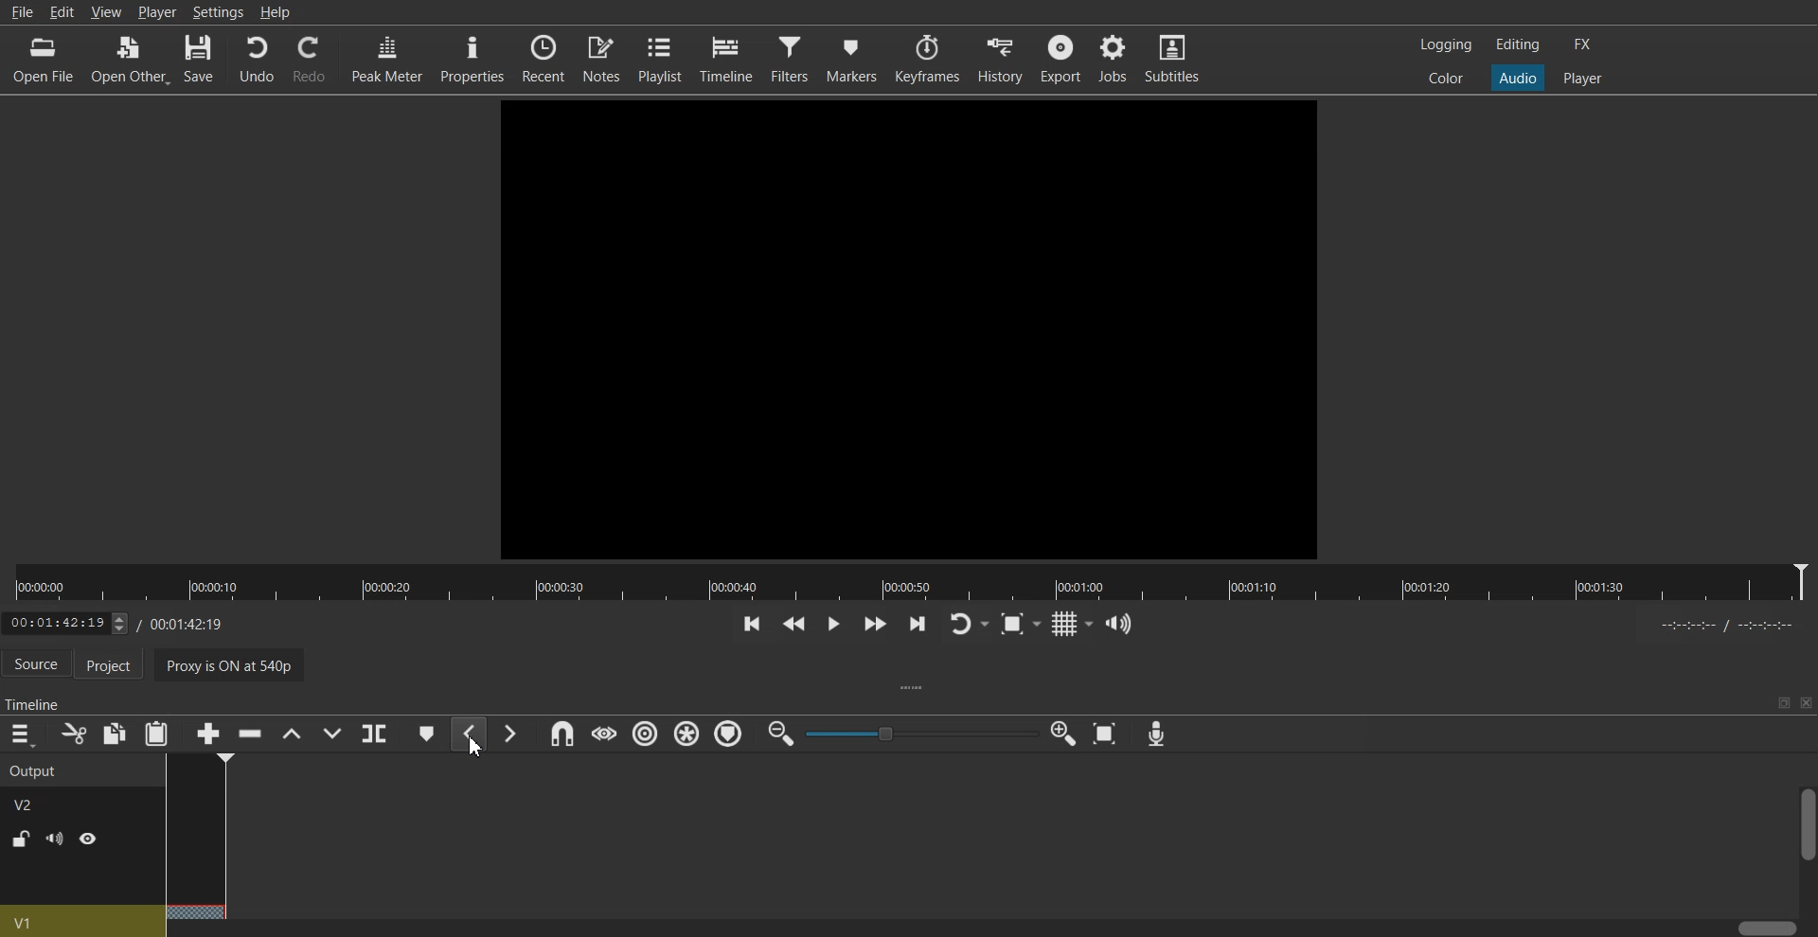 The width and height of the screenshot is (1818, 937). Describe the element at coordinates (1061, 58) in the screenshot. I see `Export` at that location.